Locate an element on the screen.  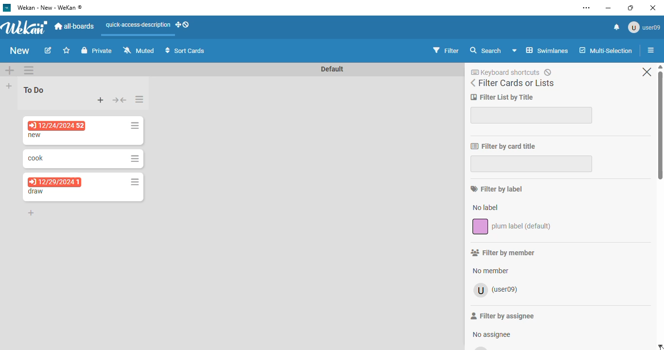
swimlane actions is located at coordinates (28, 70).